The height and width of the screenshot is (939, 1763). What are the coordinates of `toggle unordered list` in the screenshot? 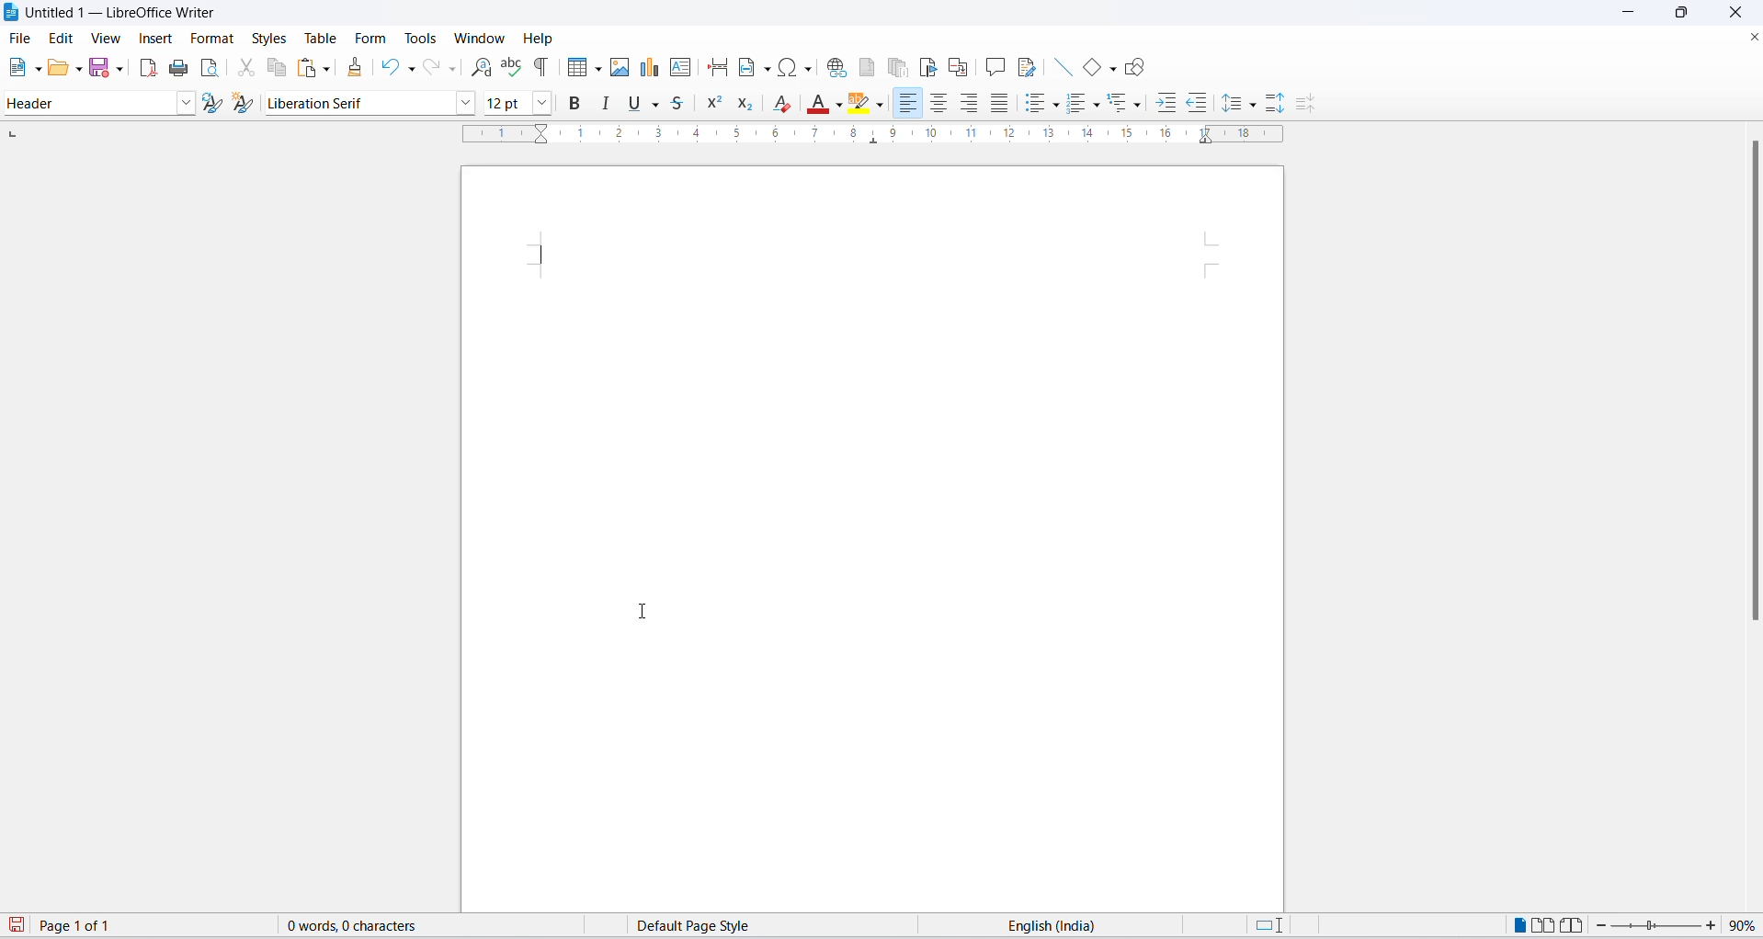 It's located at (1056, 106).